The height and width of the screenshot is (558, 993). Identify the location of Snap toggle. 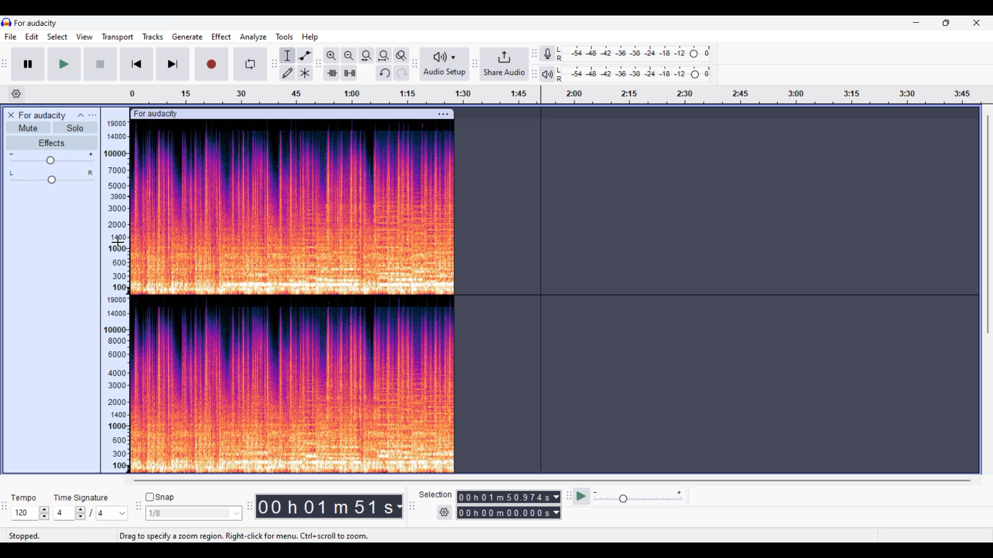
(160, 497).